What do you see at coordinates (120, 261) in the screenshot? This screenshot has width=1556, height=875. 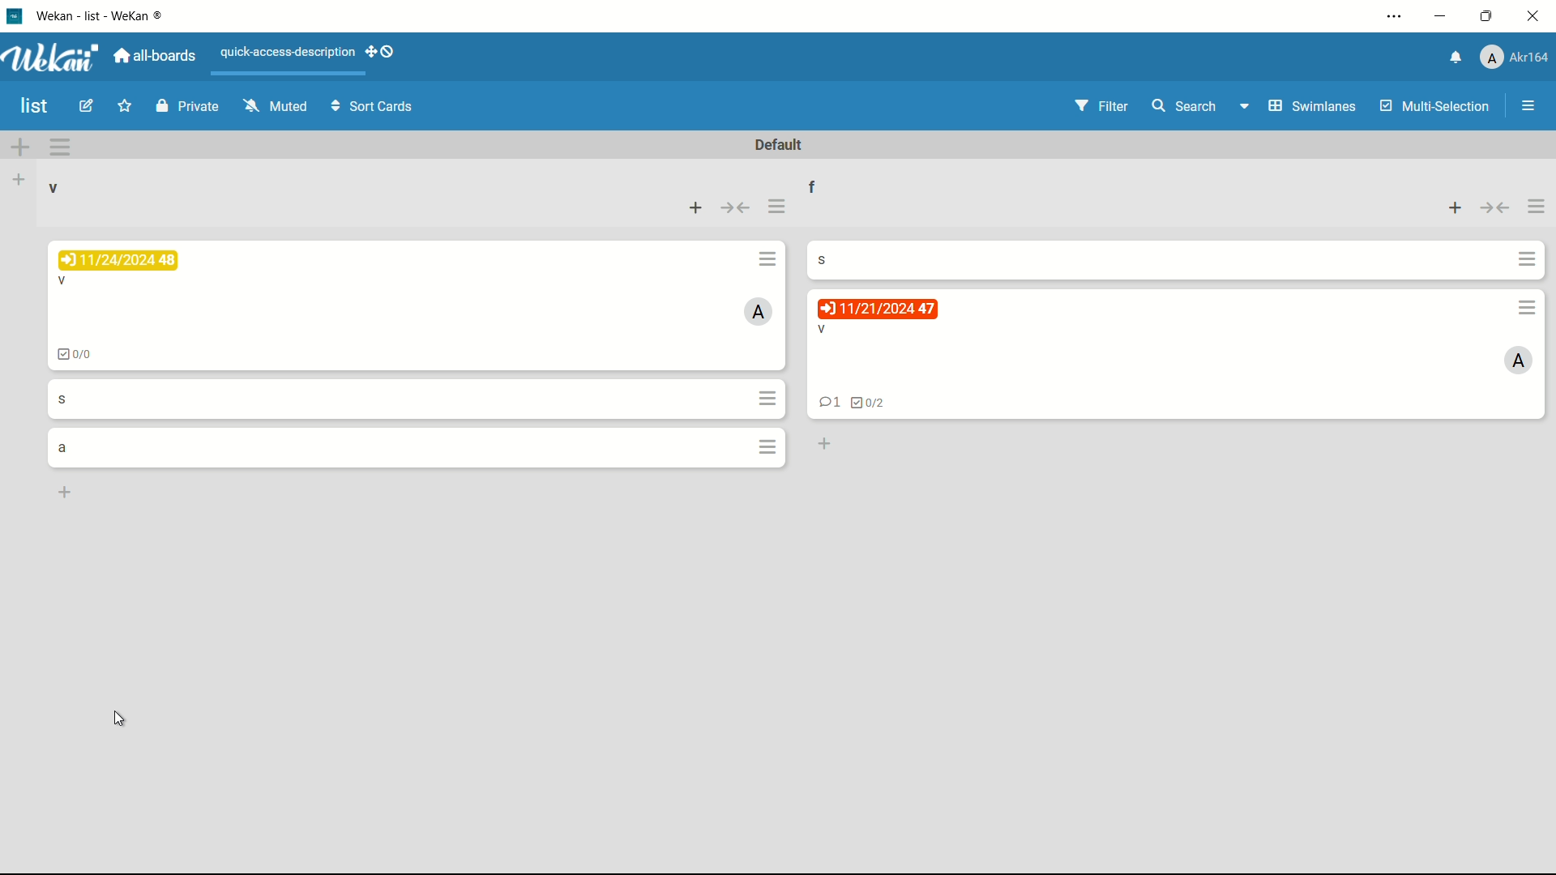 I see `due date changed` at bounding box center [120, 261].